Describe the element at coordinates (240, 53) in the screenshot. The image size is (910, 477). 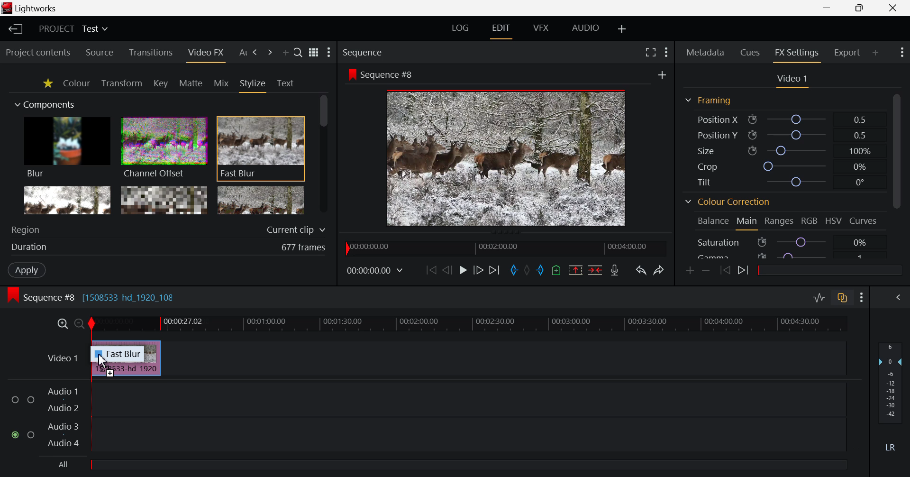
I see `Previous Panel` at that location.